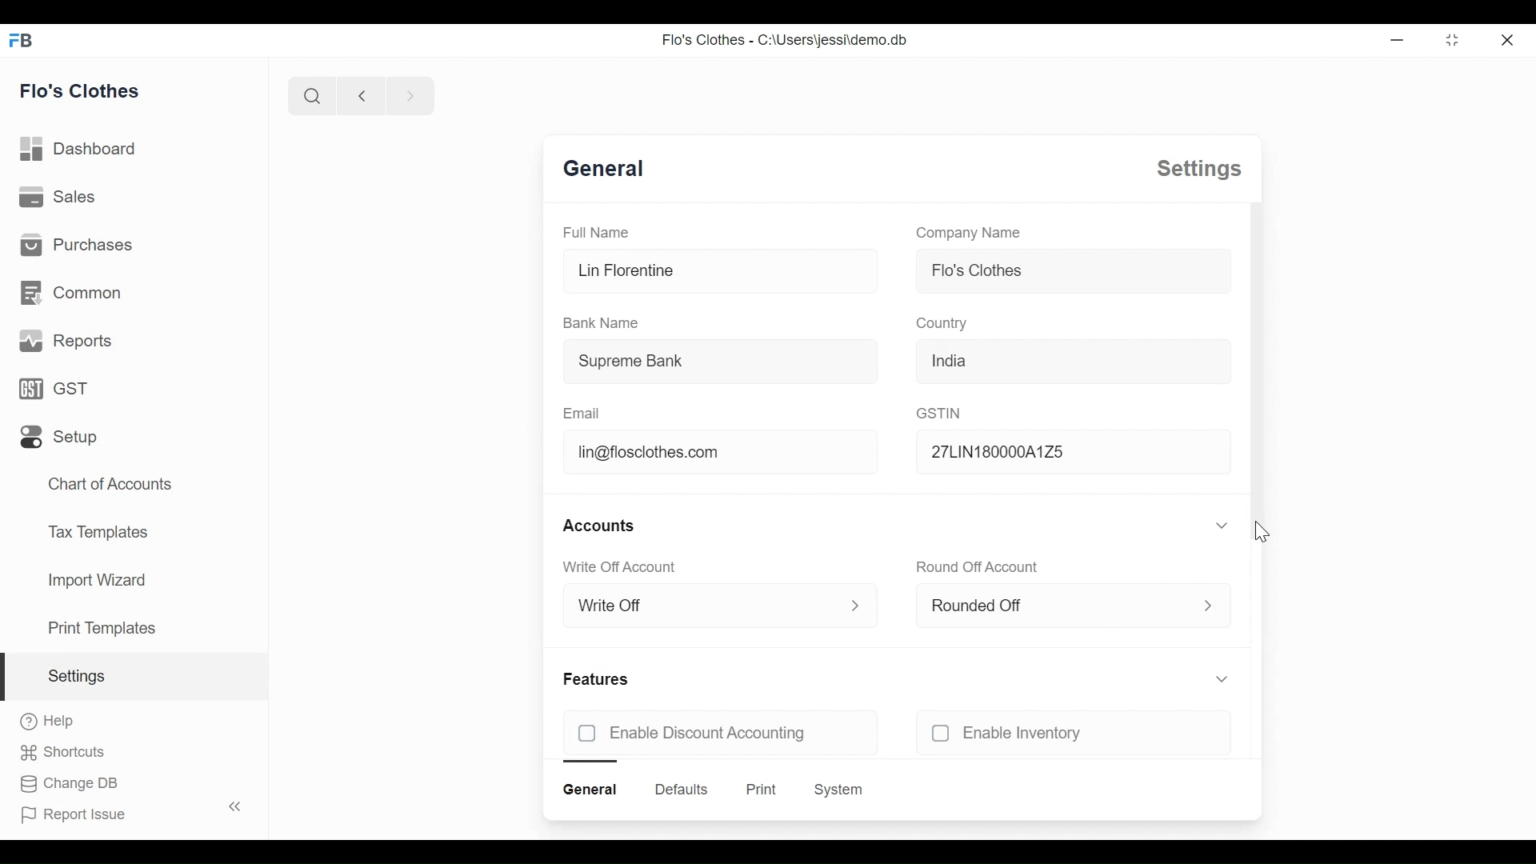 This screenshot has height=864, width=1536. What do you see at coordinates (783, 40) in the screenshot?
I see `Flo's Clothes - C:\Users\jessi\demo.db` at bounding box center [783, 40].